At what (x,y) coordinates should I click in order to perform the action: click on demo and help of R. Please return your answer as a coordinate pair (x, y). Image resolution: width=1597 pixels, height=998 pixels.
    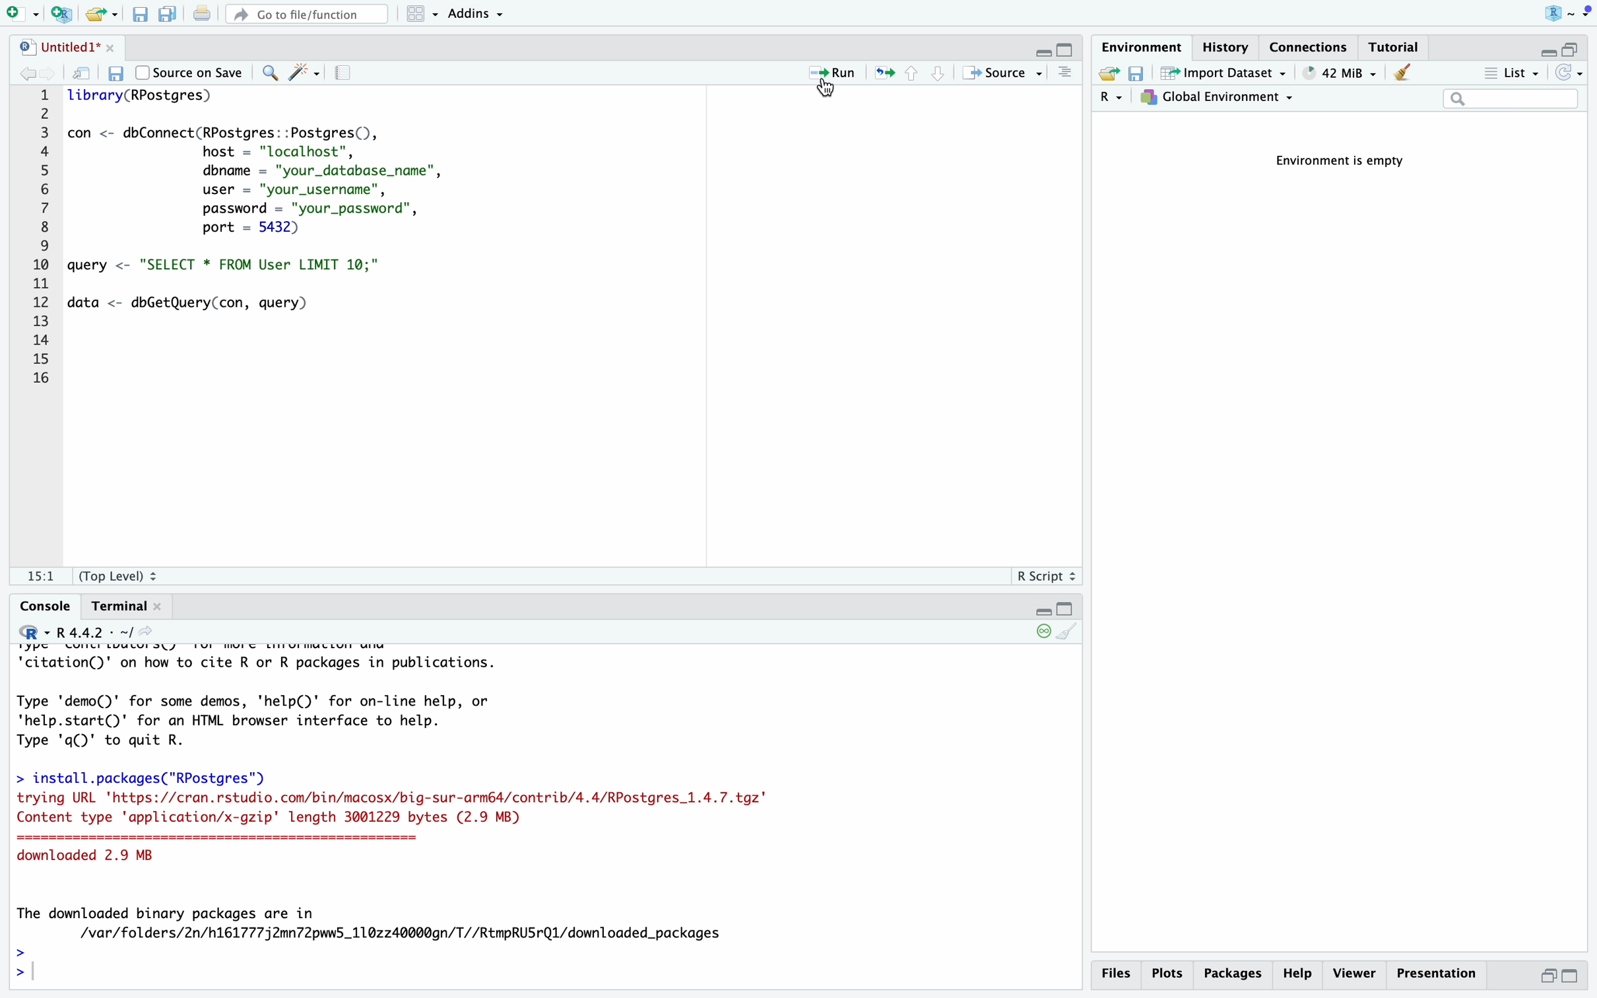
    Looking at the image, I should click on (257, 723).